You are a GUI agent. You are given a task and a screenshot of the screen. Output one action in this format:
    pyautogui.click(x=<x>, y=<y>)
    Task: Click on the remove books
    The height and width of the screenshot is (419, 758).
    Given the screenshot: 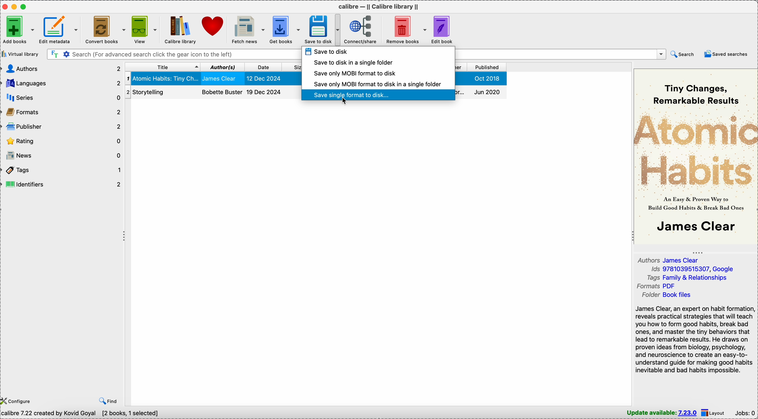 What is the action you would take?
    pyautogui.click(x=405, y=29)
    